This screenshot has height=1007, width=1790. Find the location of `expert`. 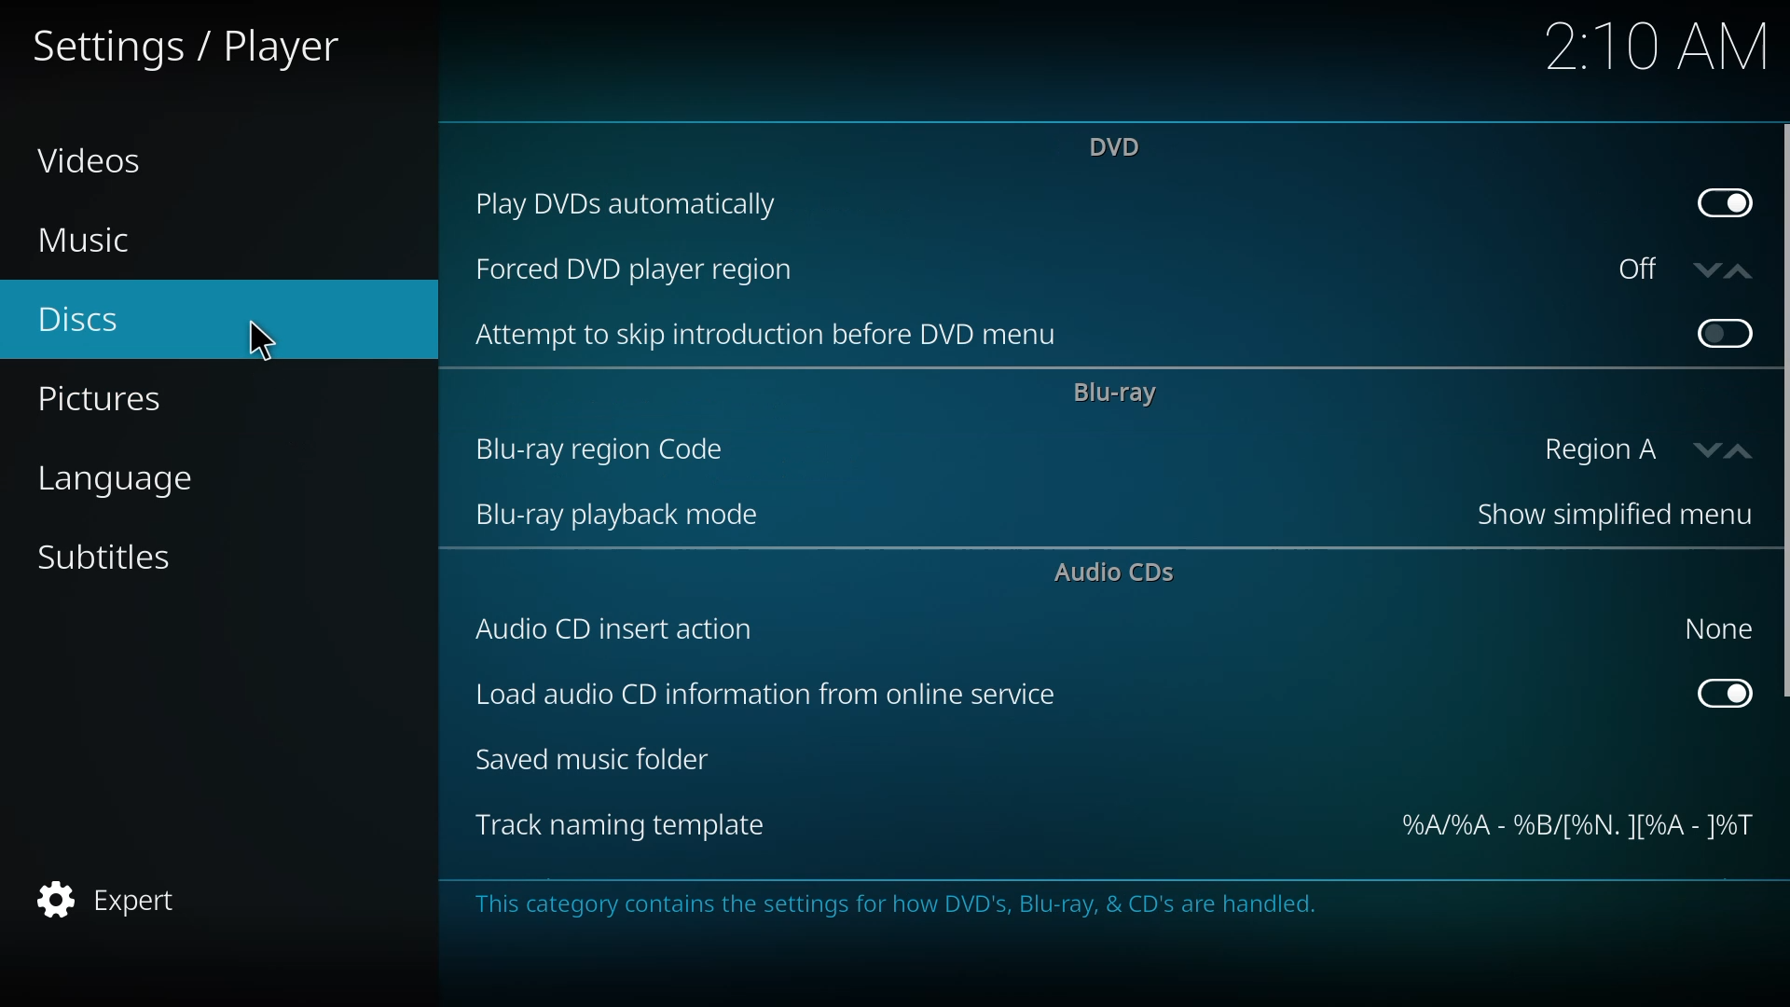

expert is located at coordinates (119, 902).